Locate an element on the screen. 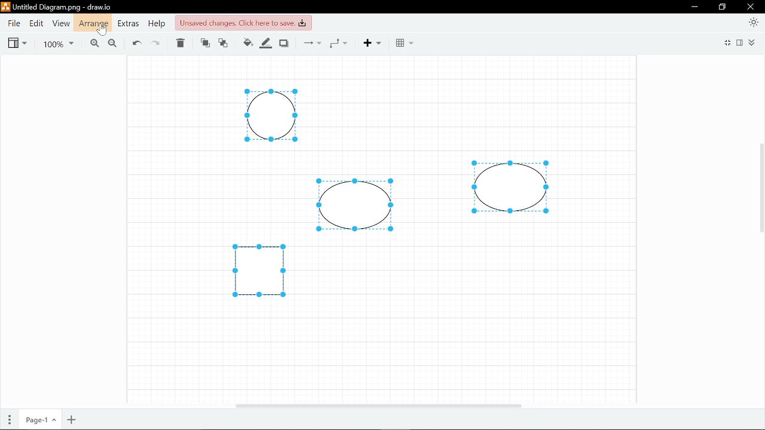  Currently opened file in draw.io is located at coordinates (59, 8).